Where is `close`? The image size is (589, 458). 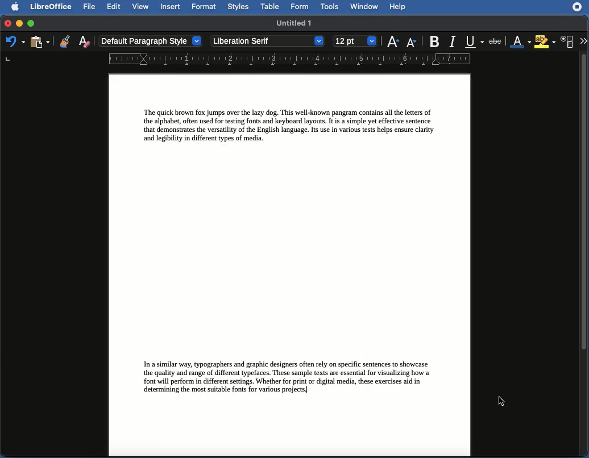
close is located at coordinates (7, 24).